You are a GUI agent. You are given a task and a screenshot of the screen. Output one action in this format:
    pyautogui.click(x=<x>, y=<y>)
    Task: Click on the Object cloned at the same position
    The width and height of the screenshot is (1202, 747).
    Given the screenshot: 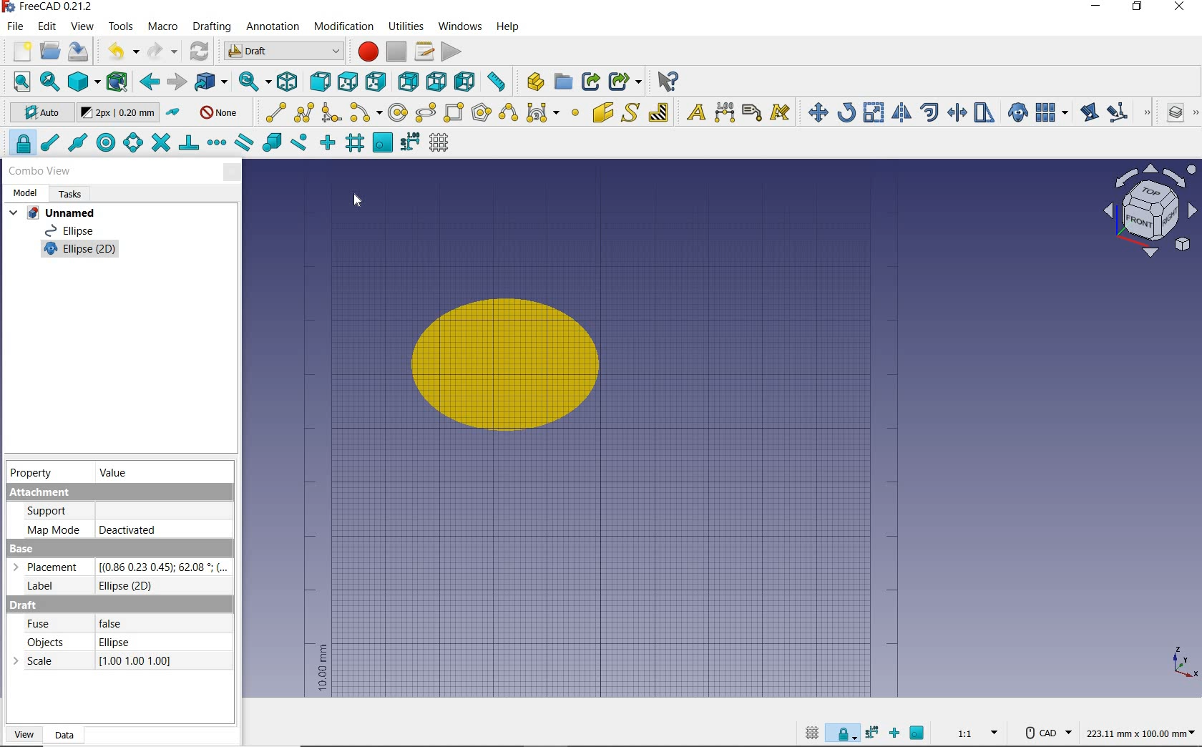 What is the action you would take?
    pyautogui.click(x=511, y=366)
    